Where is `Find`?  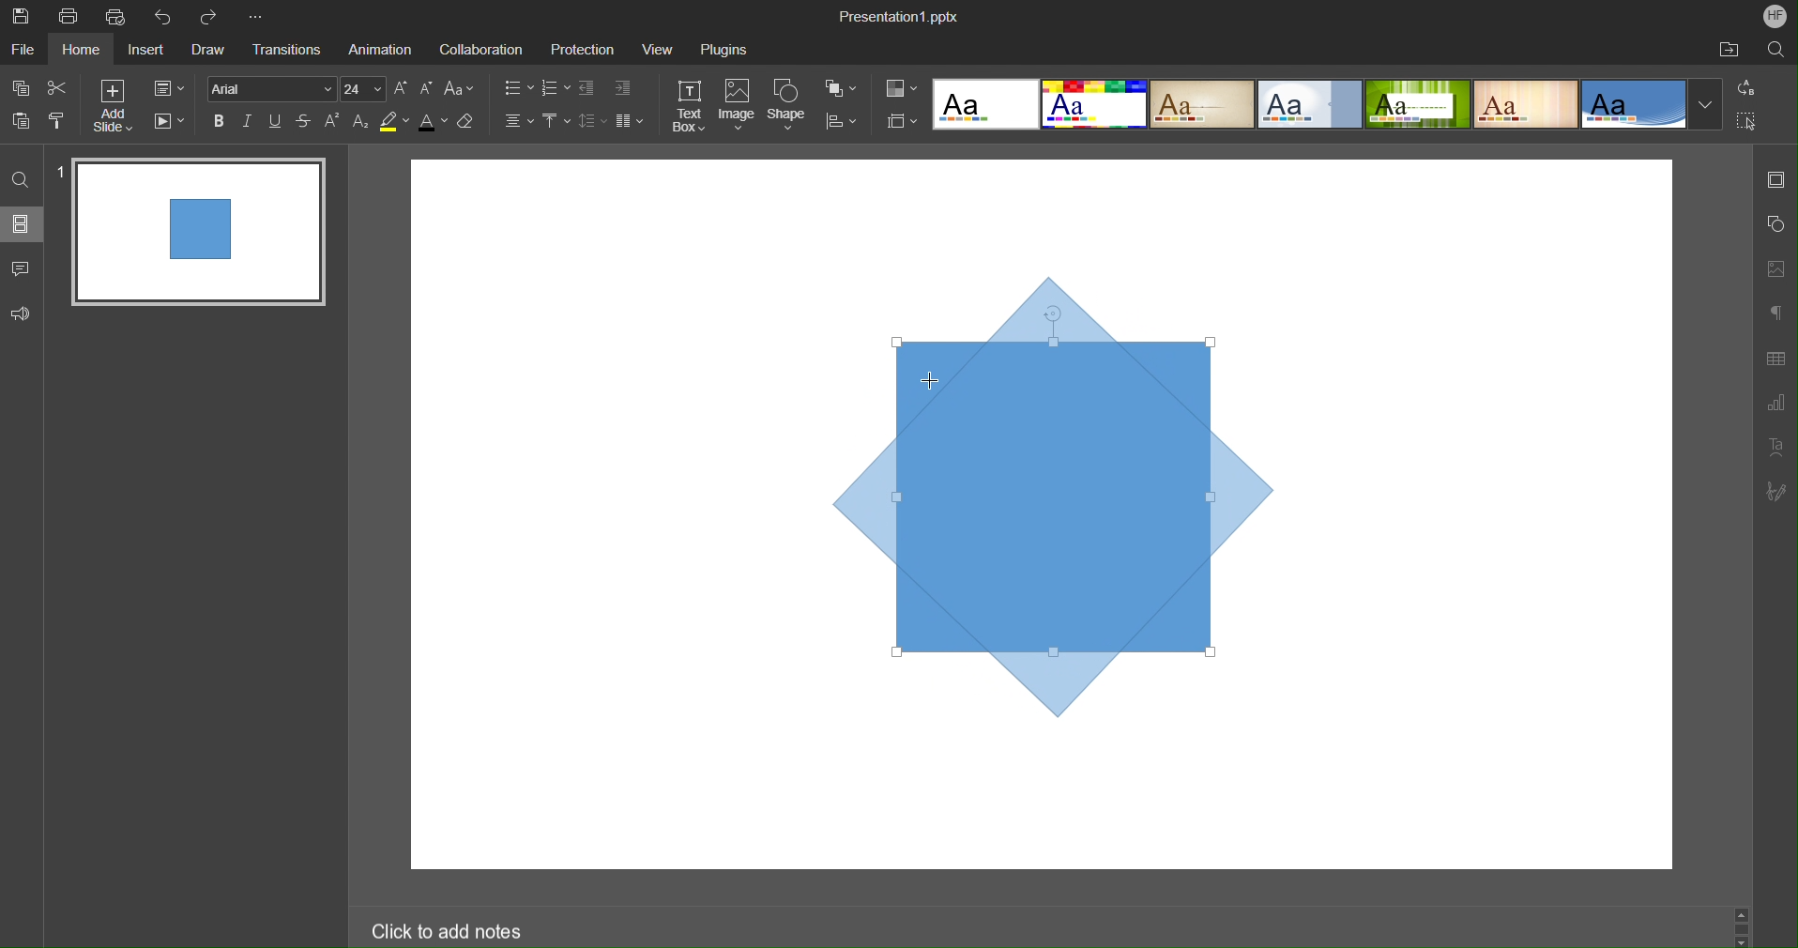
Find is located at coordinates (22, 180).